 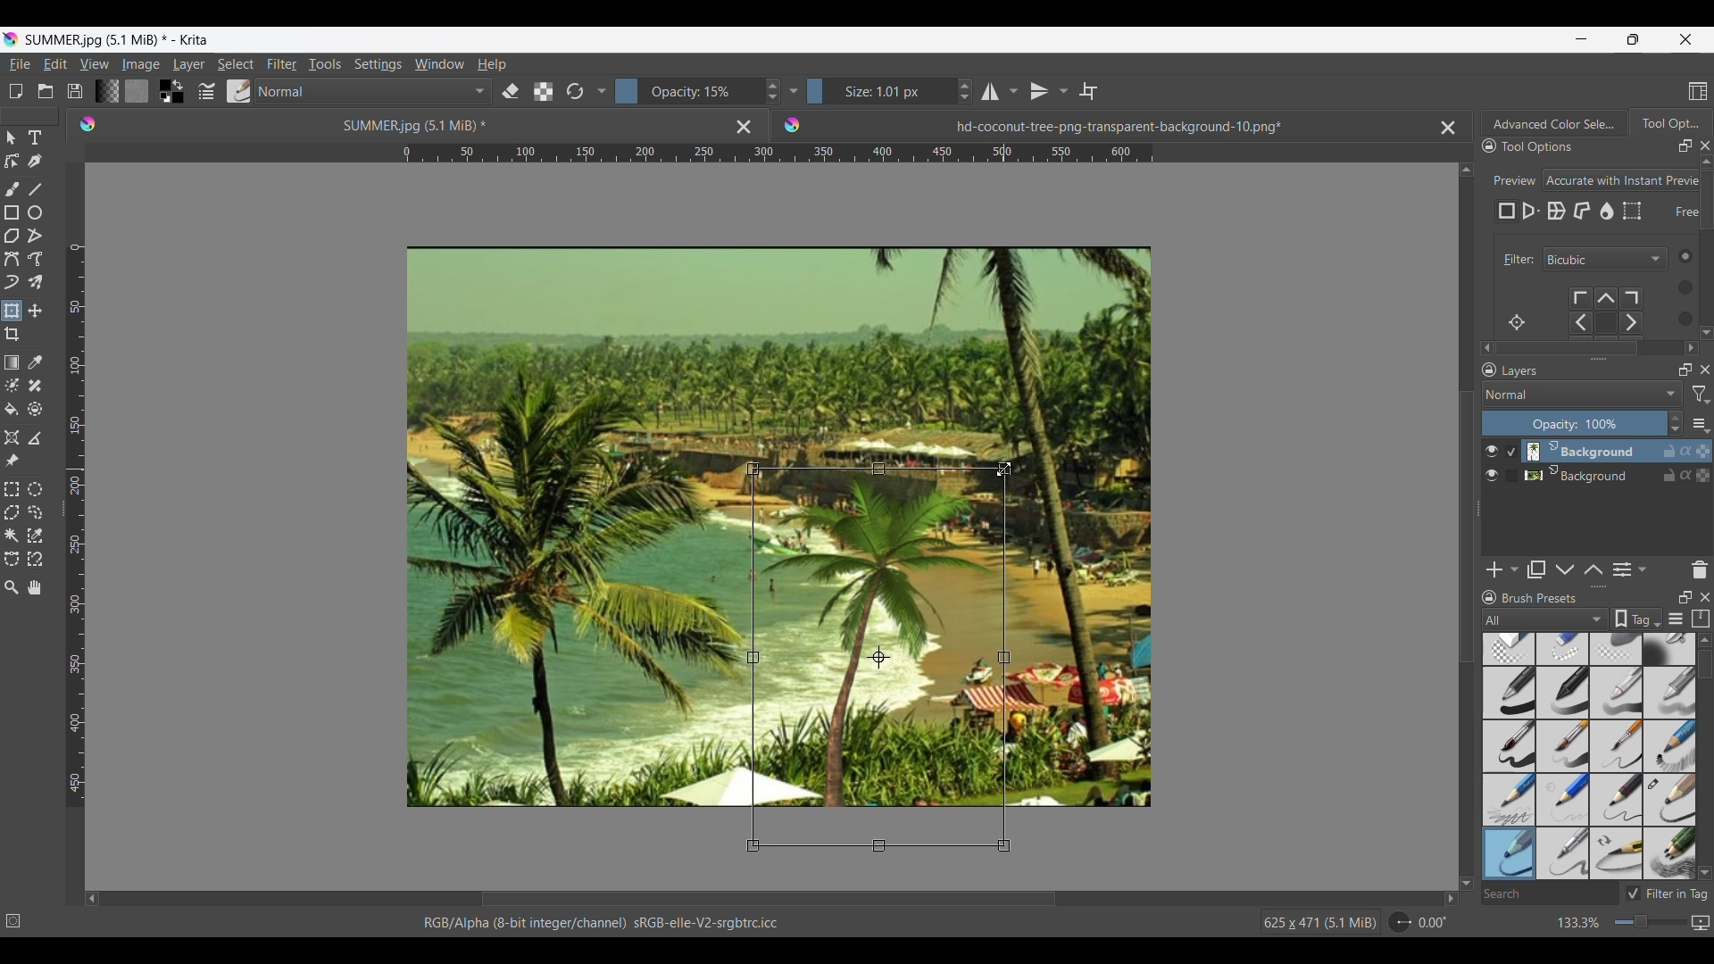 What do you see at coordinates (1482, 345) in the screenshot?
I see `Left` at bounding box center [1482, 345].